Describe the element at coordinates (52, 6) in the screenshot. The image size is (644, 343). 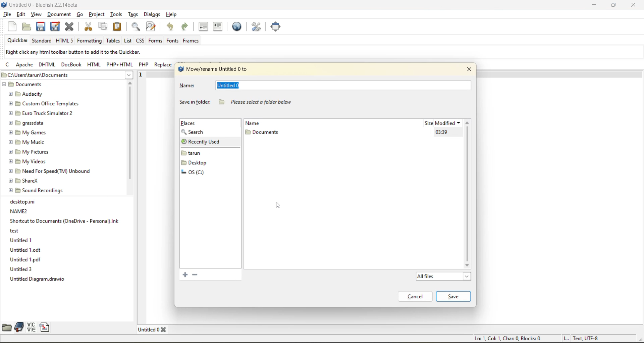
I see `file name and app name` at that location.